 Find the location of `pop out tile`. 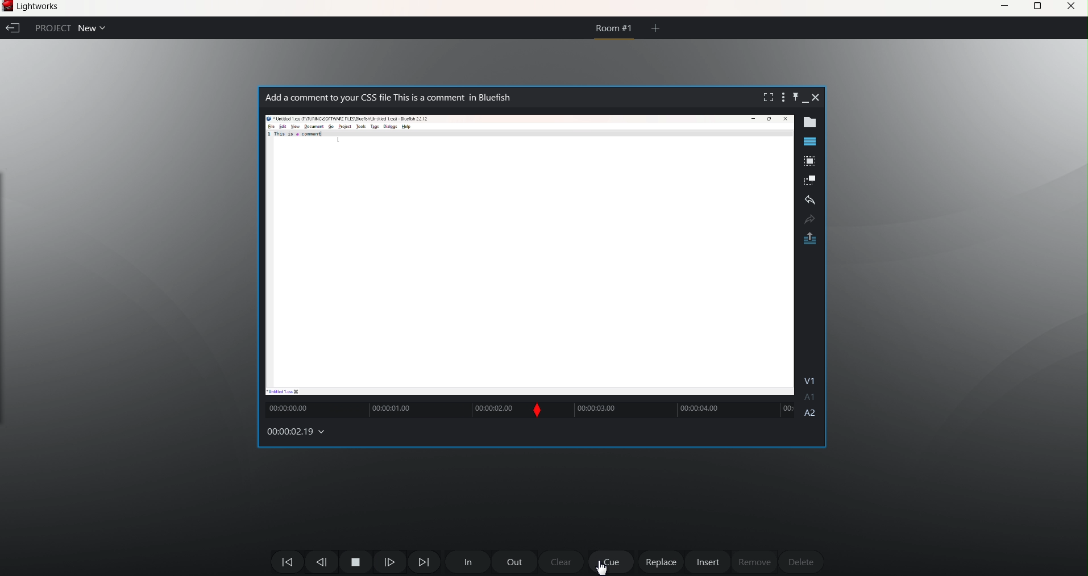

pop out tile is located at coordinates (809, 162).